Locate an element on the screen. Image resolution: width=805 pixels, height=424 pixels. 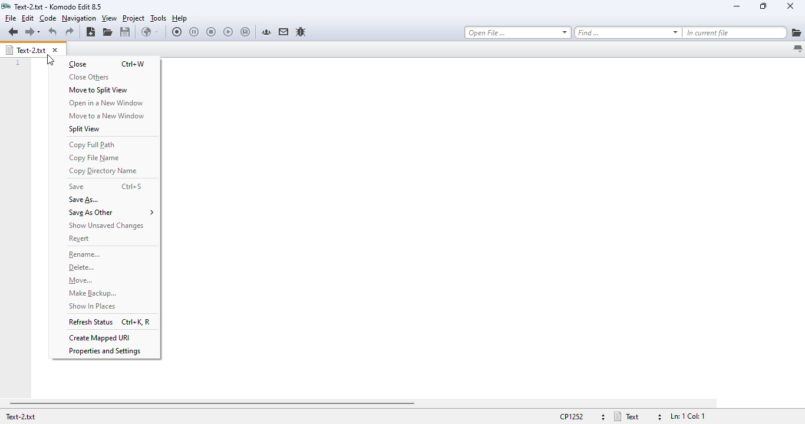
close is located at coordinates (790, 5).